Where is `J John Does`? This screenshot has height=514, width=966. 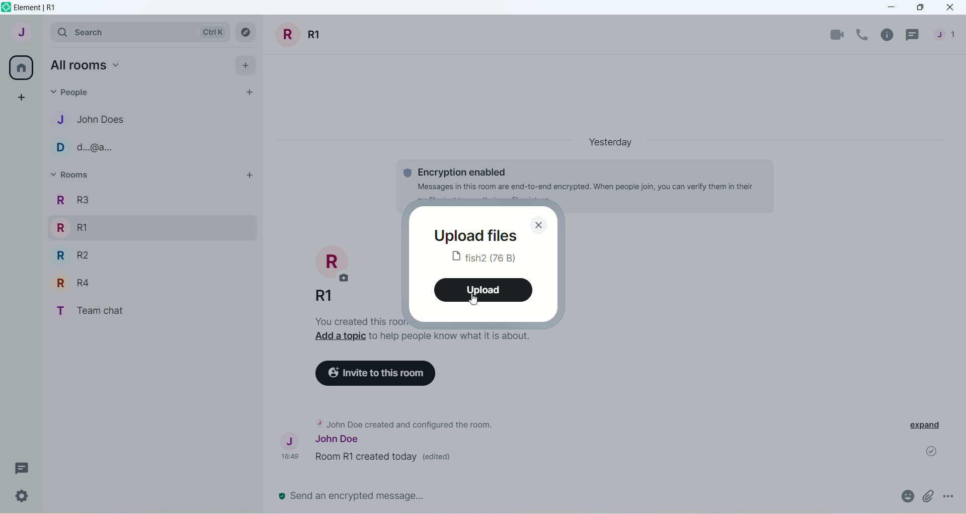
J John Does is located at coordinates (85, 121).